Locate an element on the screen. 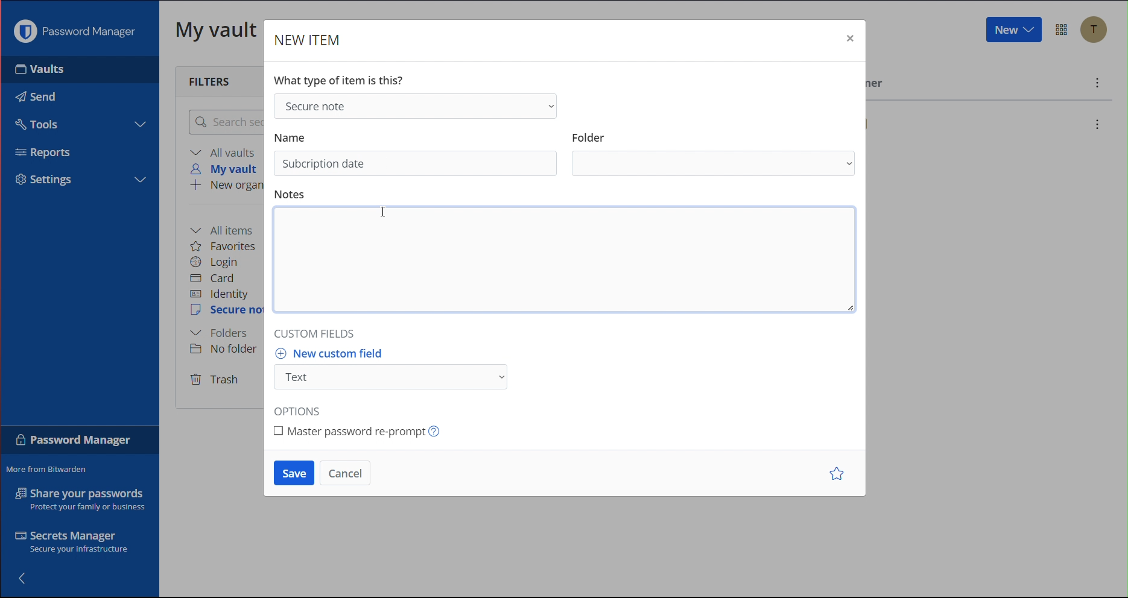 This screenshot has height=598, width=1128. Custom Fields is located at coordinates (318, 330).